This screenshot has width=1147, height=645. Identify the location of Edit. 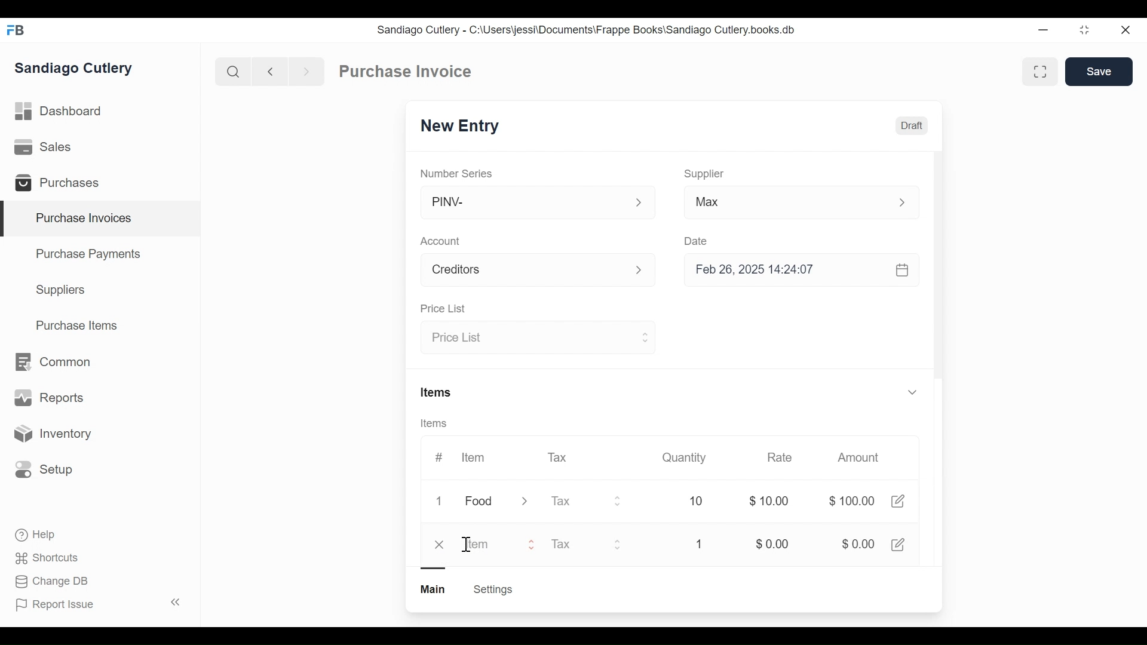
(897, 501).